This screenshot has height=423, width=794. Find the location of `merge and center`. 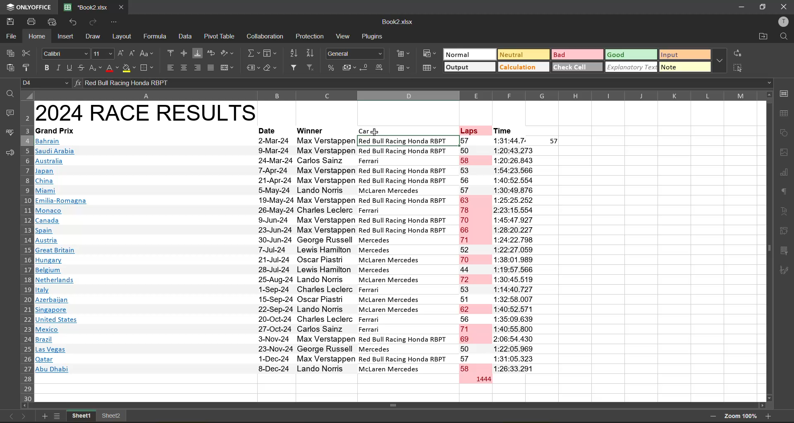

merge and center is located at coordinates (228, 68).